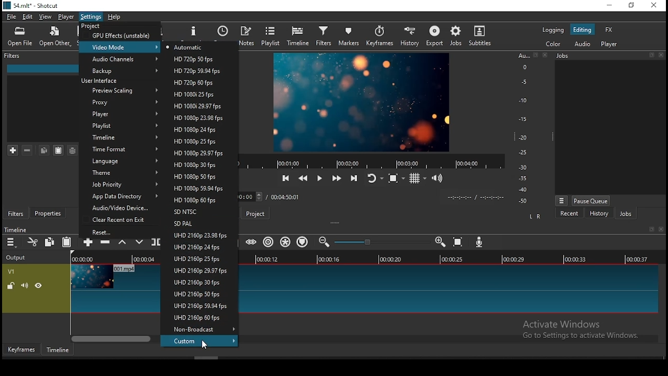  What do you see at coordinates (141, 260) in the screenshot?
I see `00:00:04` at bounding box center [141, 260].